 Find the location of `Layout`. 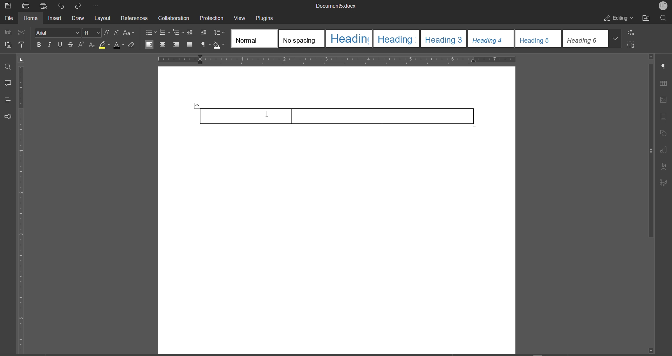

Layout is located at coordinates (104, 19).